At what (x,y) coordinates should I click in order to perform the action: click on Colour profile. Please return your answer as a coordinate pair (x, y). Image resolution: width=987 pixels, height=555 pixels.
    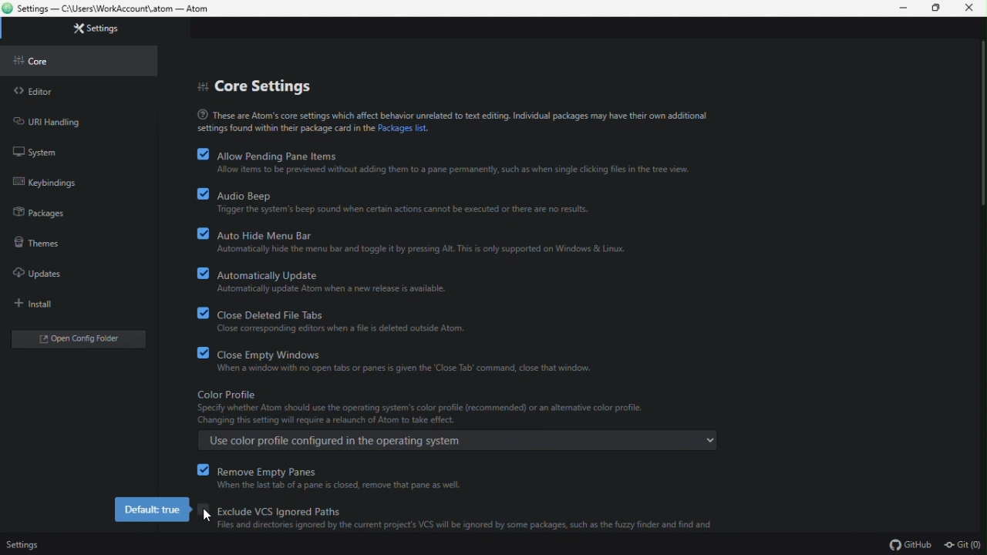
    Looking at the image, I should click on (452, 418).